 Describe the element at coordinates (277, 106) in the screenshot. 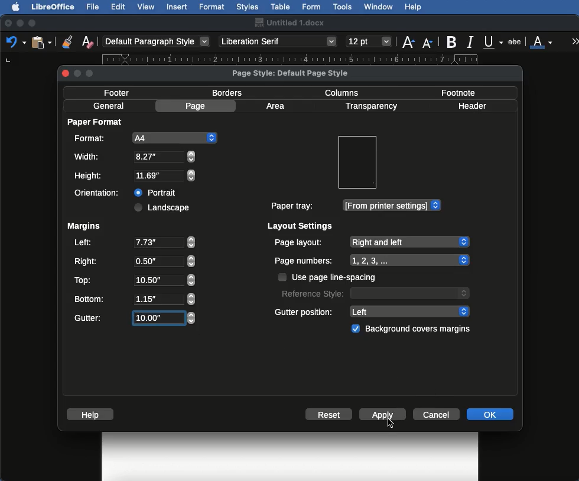

I see `Area` at that location.